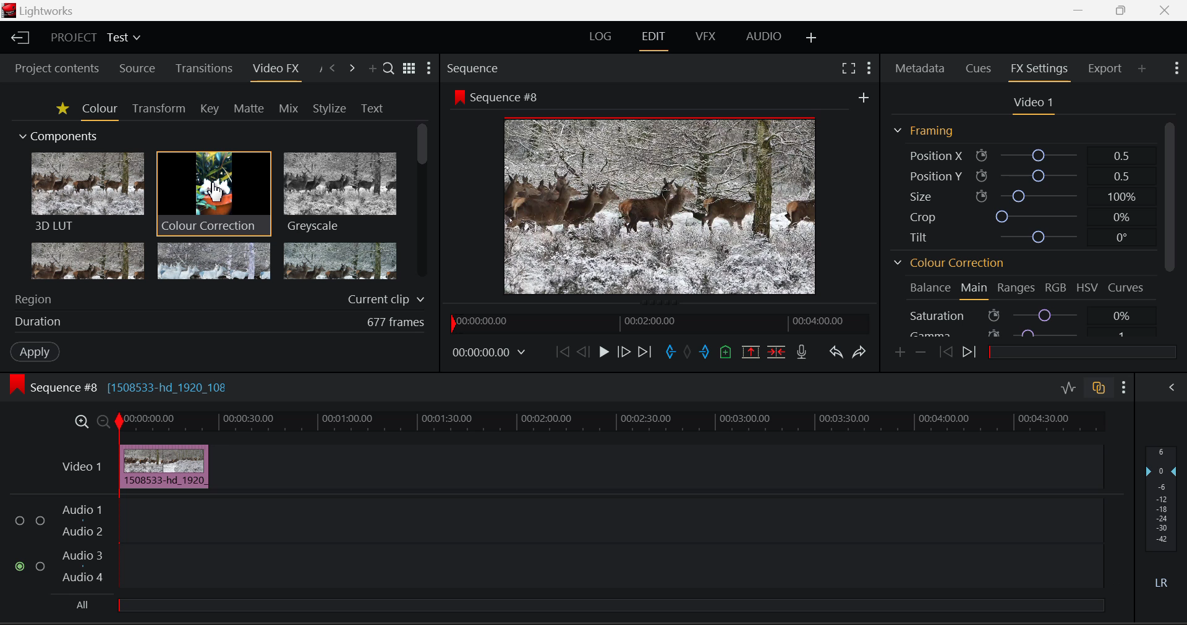  Describe the element at coordinates (969, 353) in the screenshot. I see `Next keyframe` at that location.